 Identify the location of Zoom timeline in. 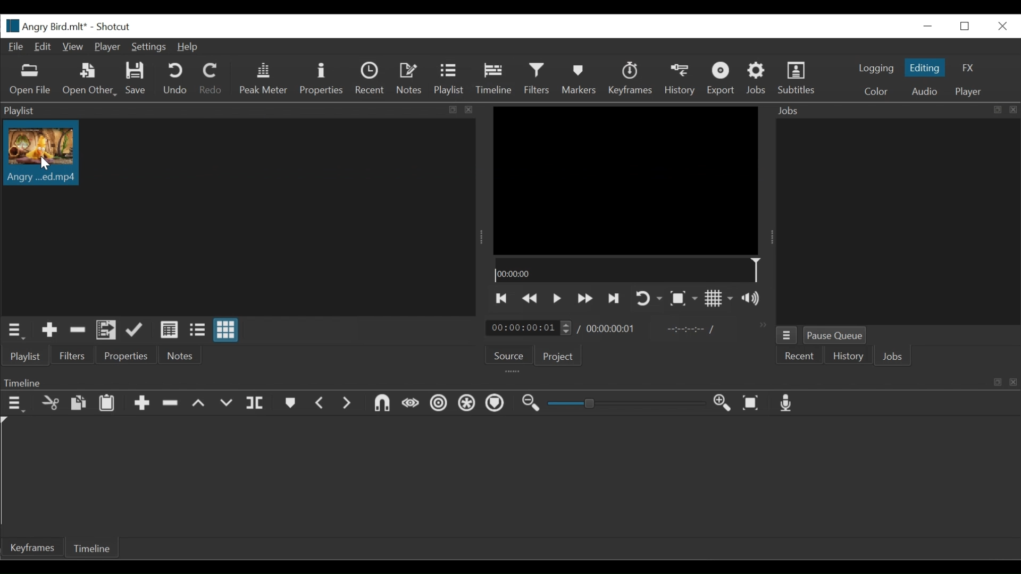
(723, 403).